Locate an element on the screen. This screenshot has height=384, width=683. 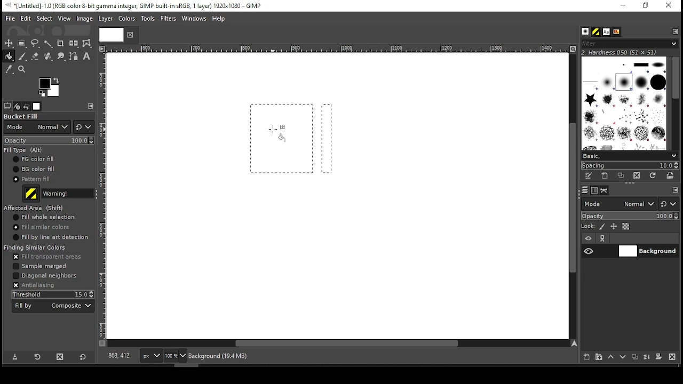
mode is located at coordinates (37, 127).